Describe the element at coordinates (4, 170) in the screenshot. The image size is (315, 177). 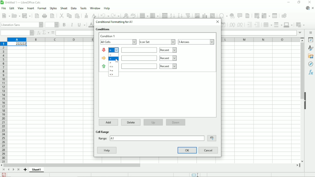
I see `Scroll to first page` at that location.